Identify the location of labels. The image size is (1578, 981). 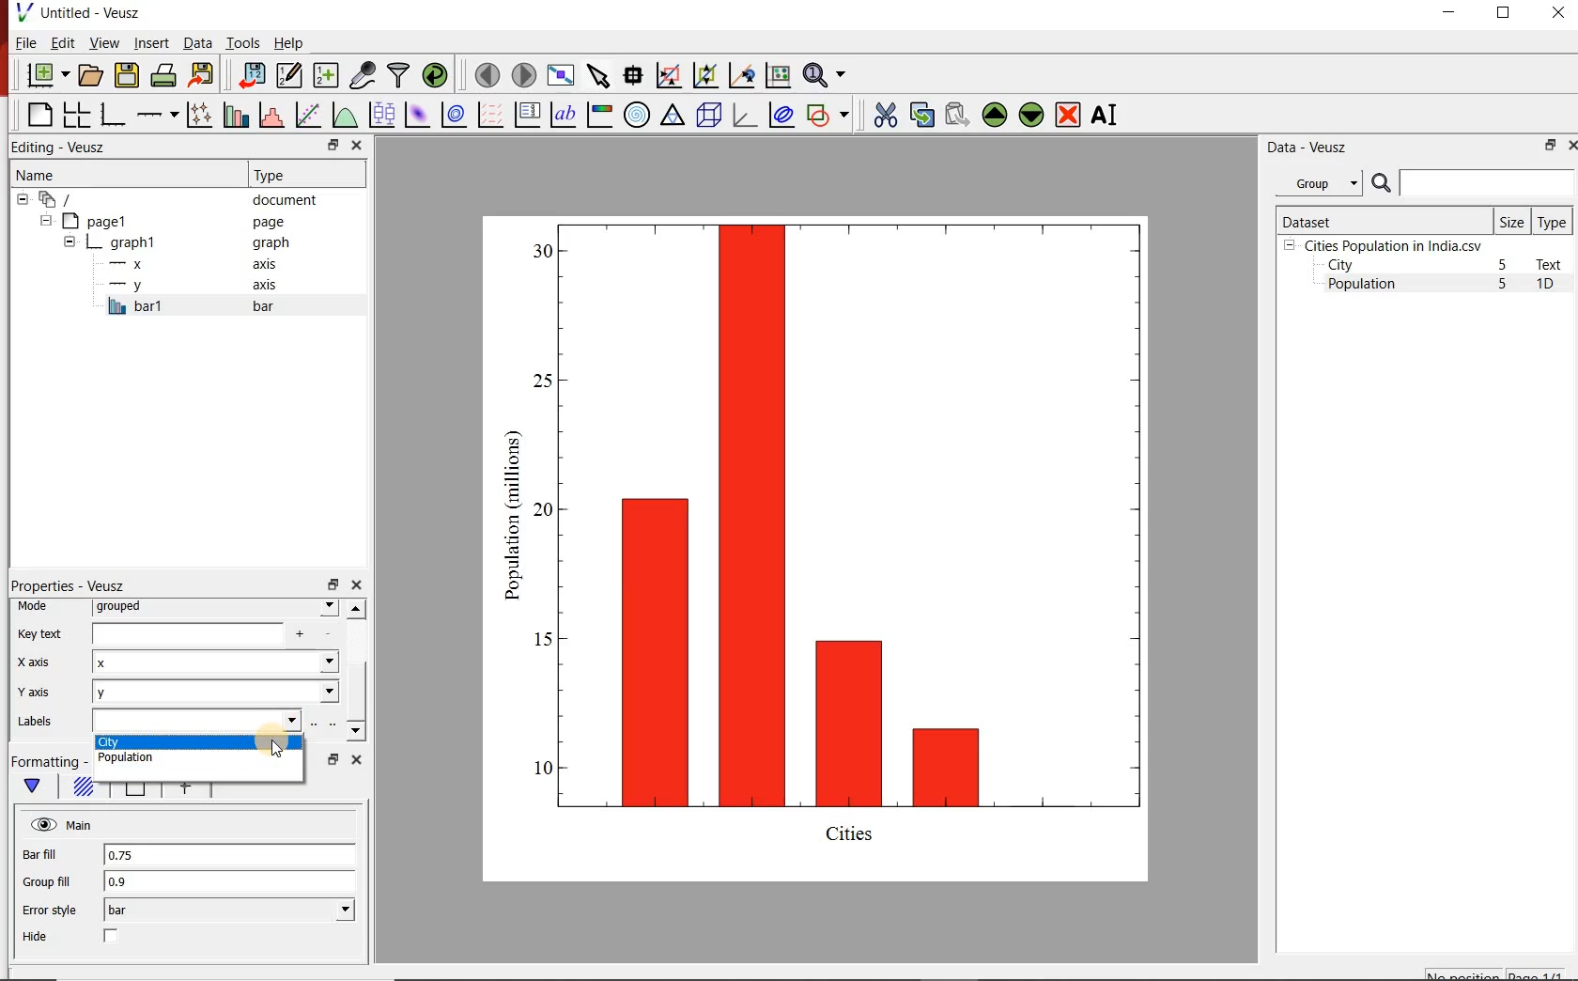
(43, 724).